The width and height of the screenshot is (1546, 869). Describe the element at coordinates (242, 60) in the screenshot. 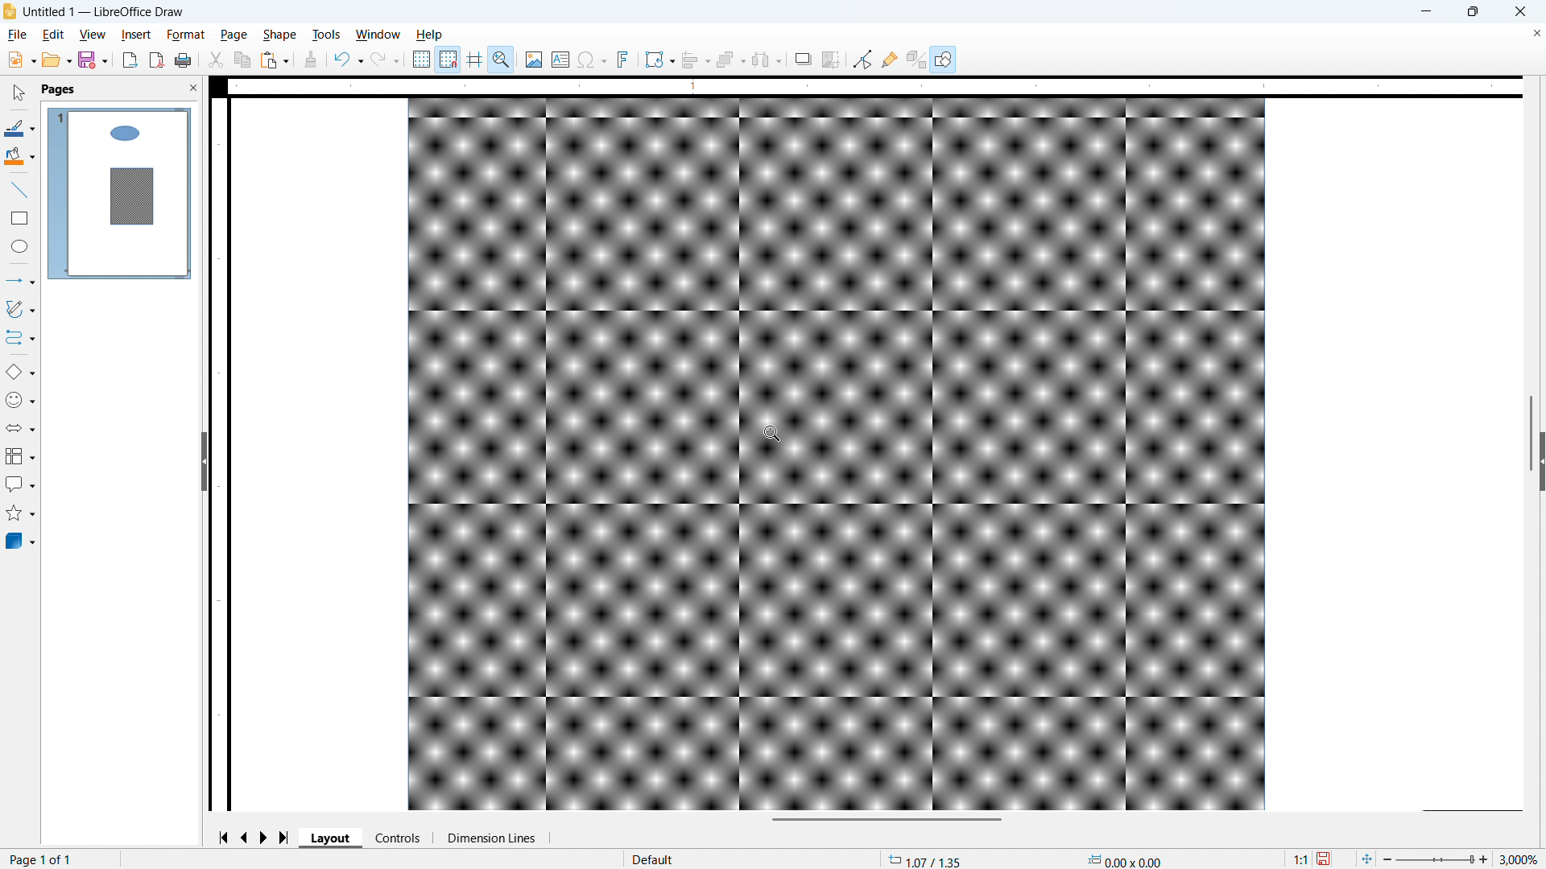

I see `Copy ` at that location.